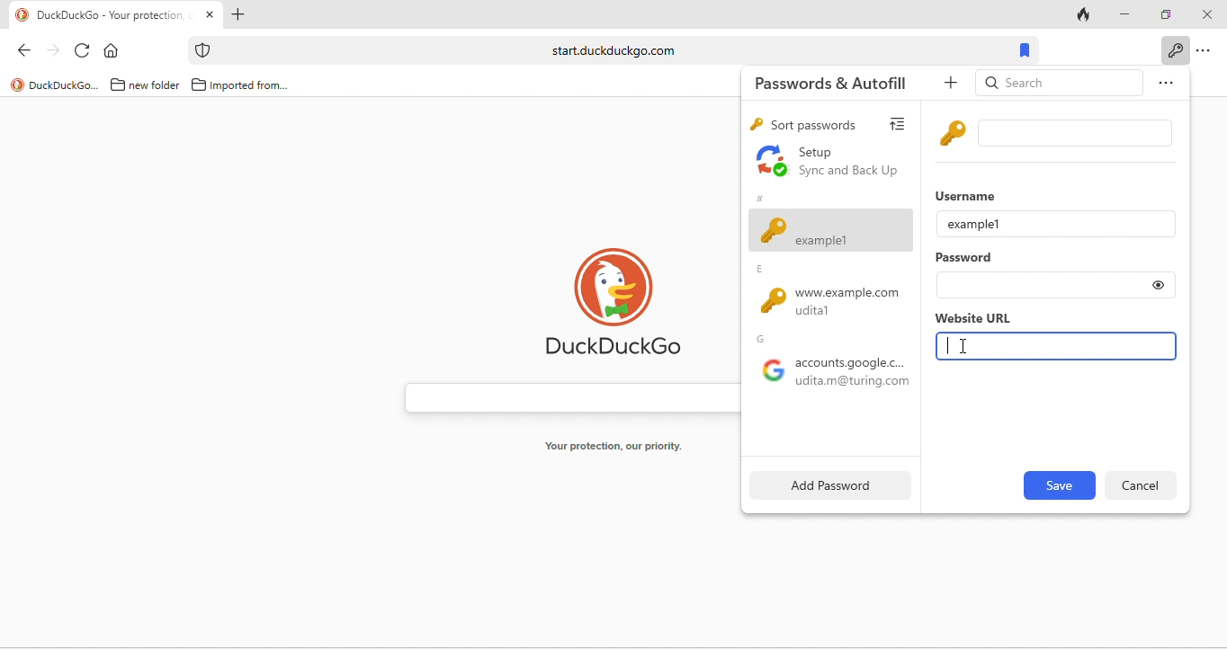 The width and height of the screenshot is (1227, 649). Describe the element at coordinates (837, 303) in the screenshot. I see `www.example.com` at that location.